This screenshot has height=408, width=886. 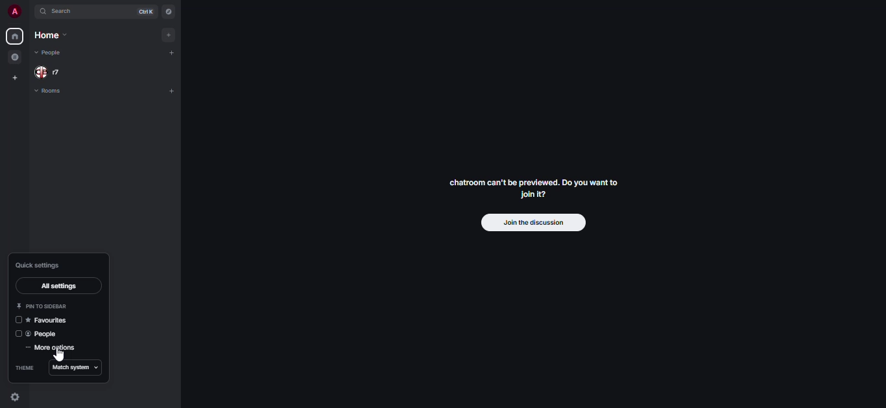 I want to click on all settings, so click(x=60, y=286).